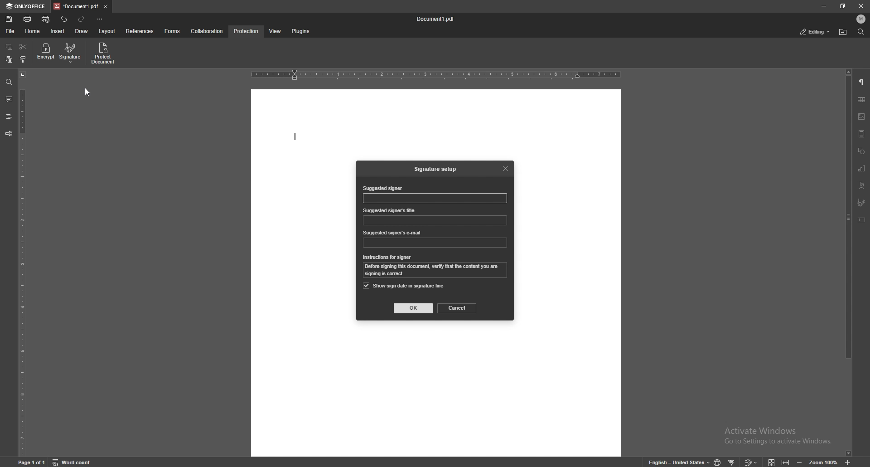  What do you see at coordinates (861, 134) in the screenshot?
I see `header and footer` at bounding box center [861, 134].